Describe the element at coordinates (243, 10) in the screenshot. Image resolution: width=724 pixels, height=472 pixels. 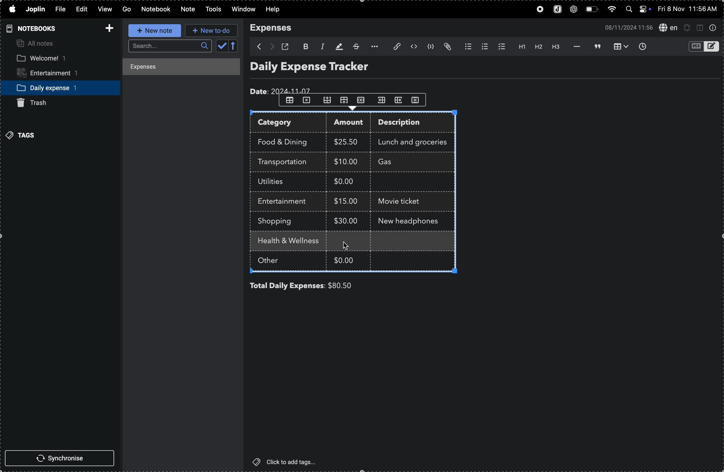
I see `window` at that location.